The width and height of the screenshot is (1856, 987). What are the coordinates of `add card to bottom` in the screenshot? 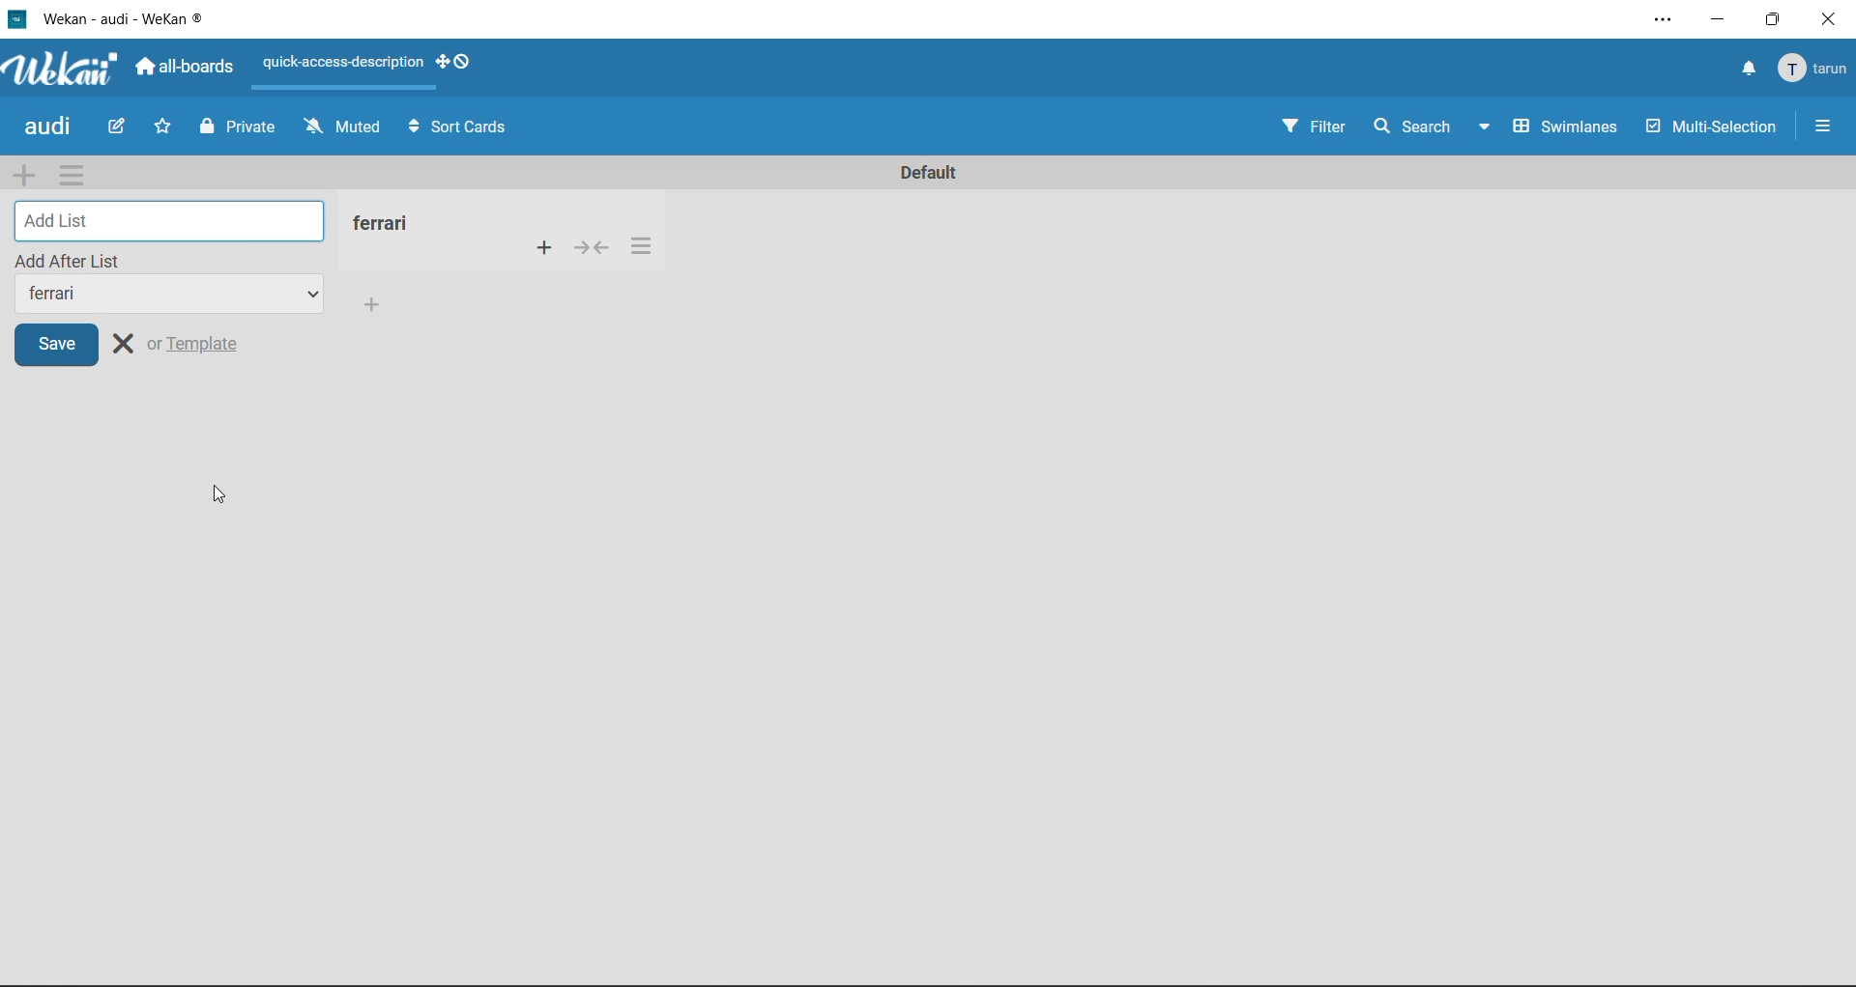 It's located at (375, 304).